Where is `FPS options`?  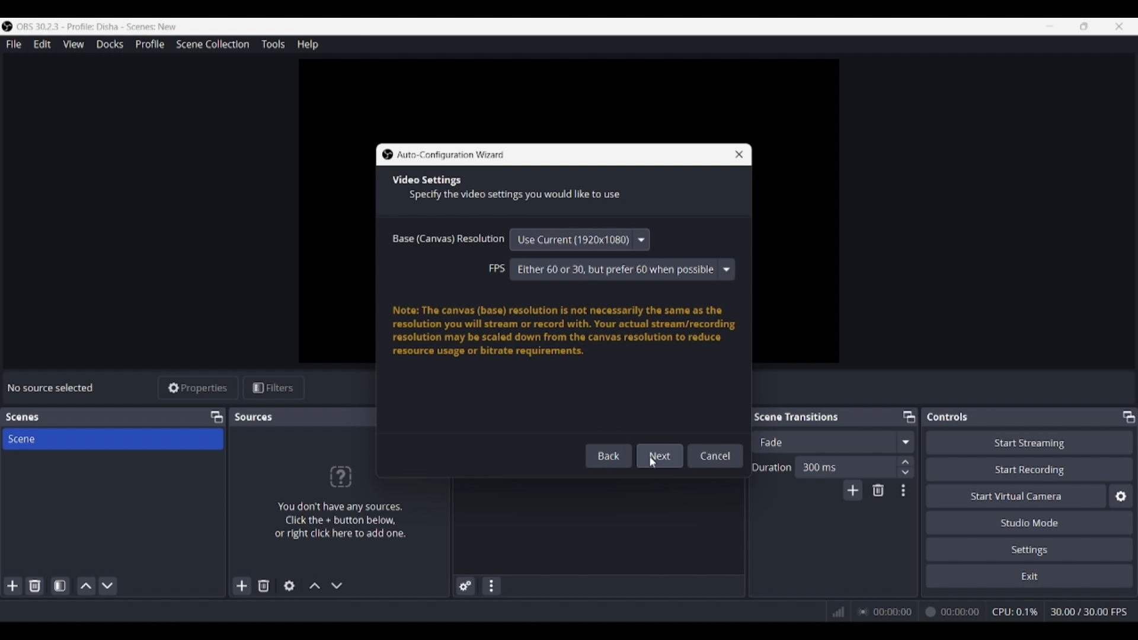
FPS options is located at coordinates (622, 270).